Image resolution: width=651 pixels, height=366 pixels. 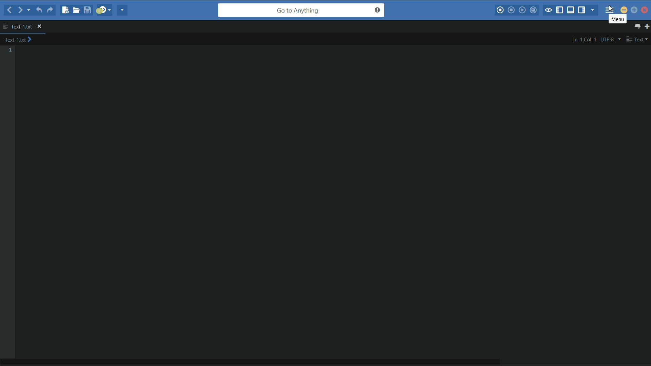 What do you see at coordinates (9, 10) in the screenshot?
I see `back` at bounding box center [9, 10].